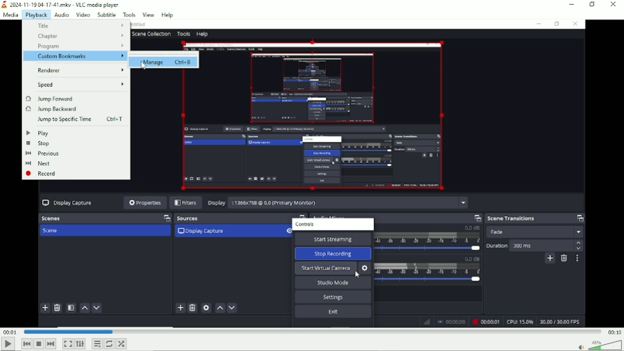  I want to click on renderer, so click(79, 70).